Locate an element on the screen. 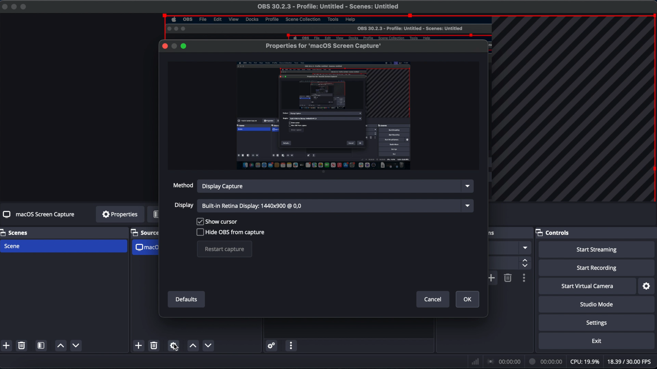  hide OBS from capture checkbox is located at coordinates (231, 232).